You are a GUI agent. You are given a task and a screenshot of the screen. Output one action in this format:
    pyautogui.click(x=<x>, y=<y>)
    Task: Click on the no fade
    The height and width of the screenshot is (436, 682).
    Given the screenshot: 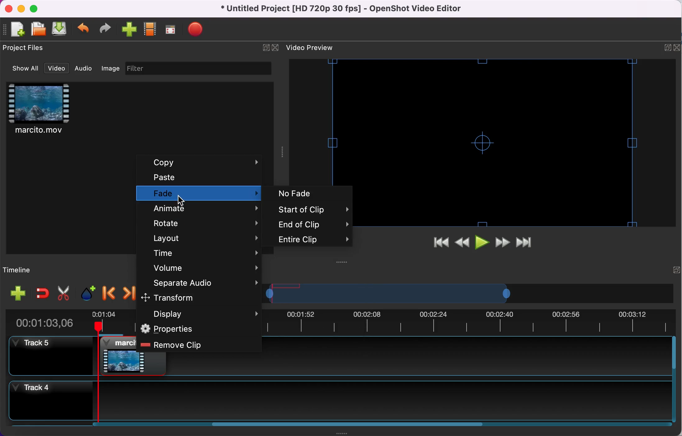 What is the action you would take?
    pyautogui.click(x=310, y=194)
    